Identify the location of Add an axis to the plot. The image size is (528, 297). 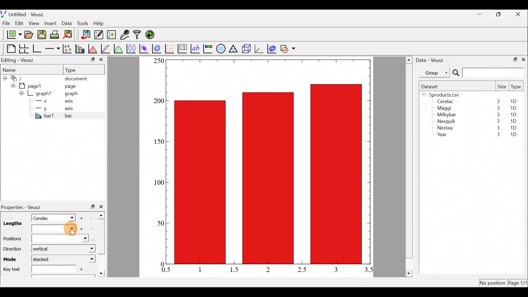
(54, 49).